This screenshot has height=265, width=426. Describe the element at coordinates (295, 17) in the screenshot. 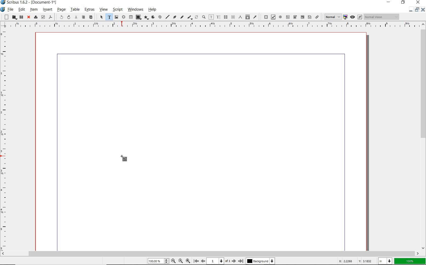

I see `pdf combo box` at that location.